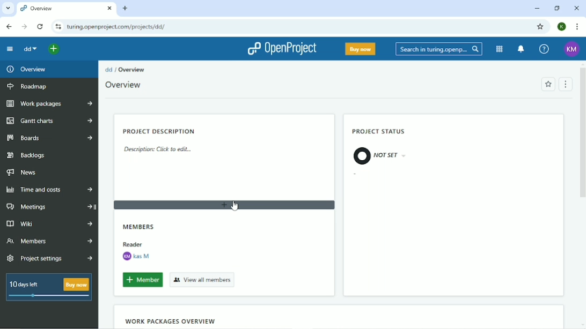 This screenshot has width=586, height=329. I want to click on Work packages, so click(48, 104).